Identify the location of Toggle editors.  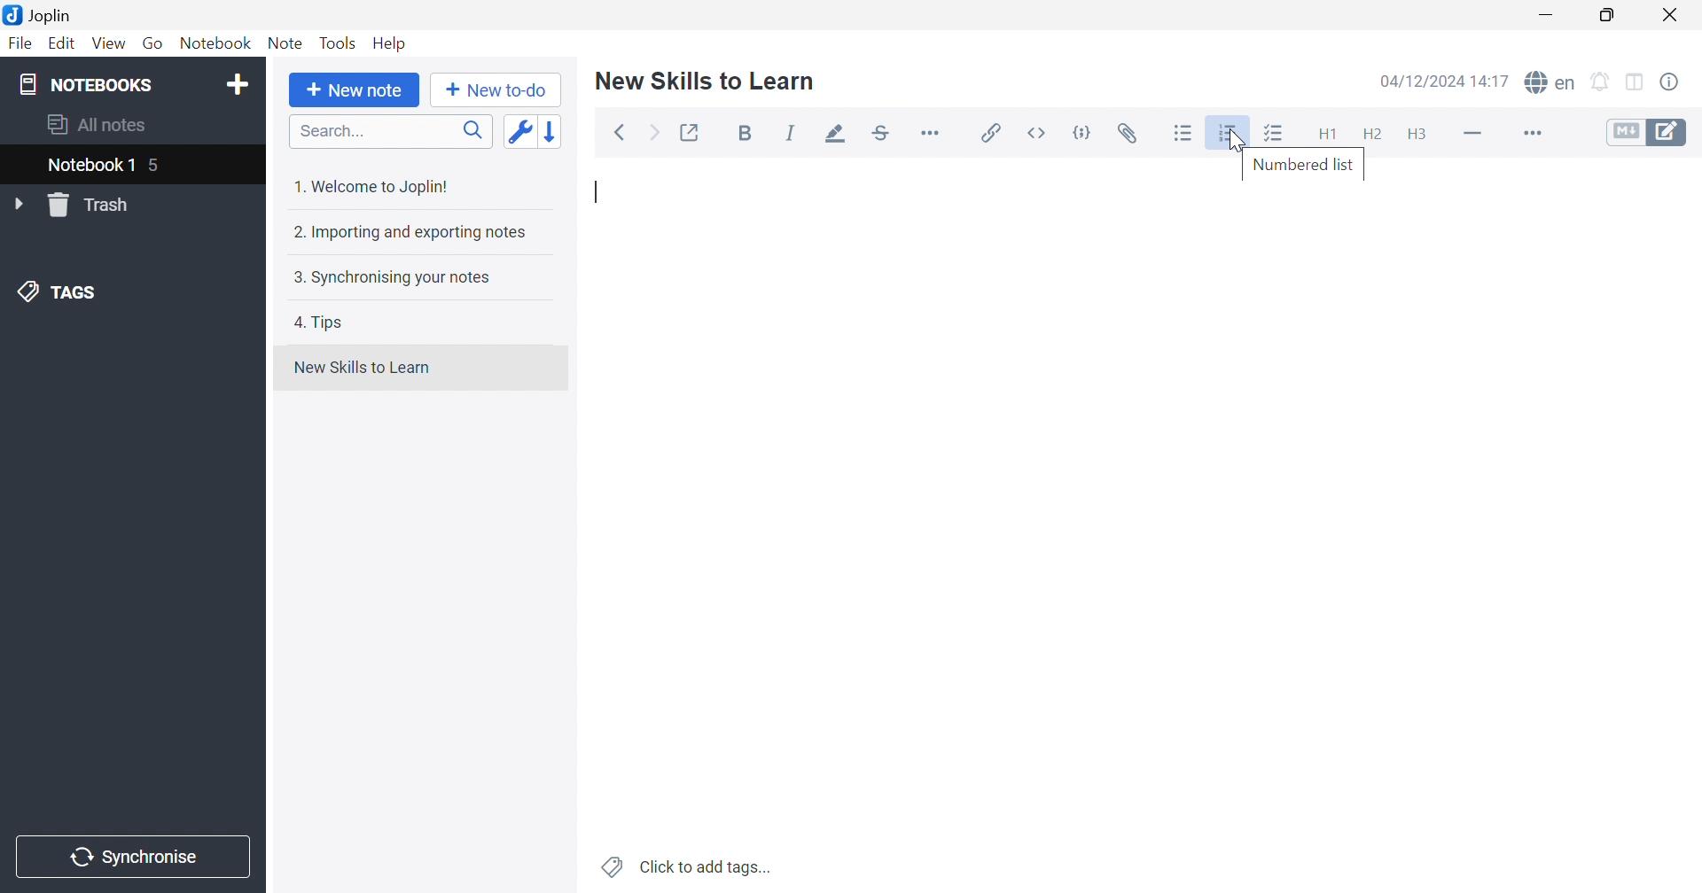
(1647, 131).